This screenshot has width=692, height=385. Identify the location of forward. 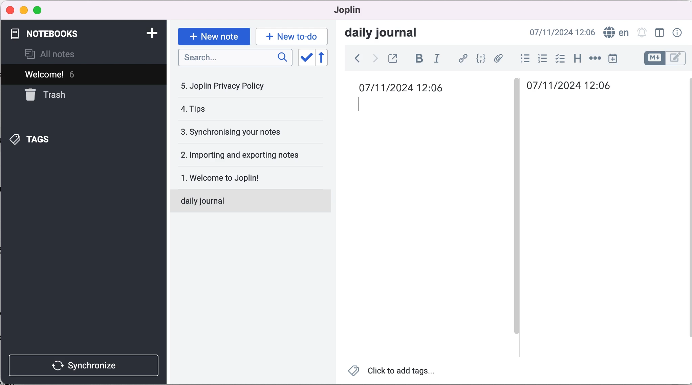
(374, 58).